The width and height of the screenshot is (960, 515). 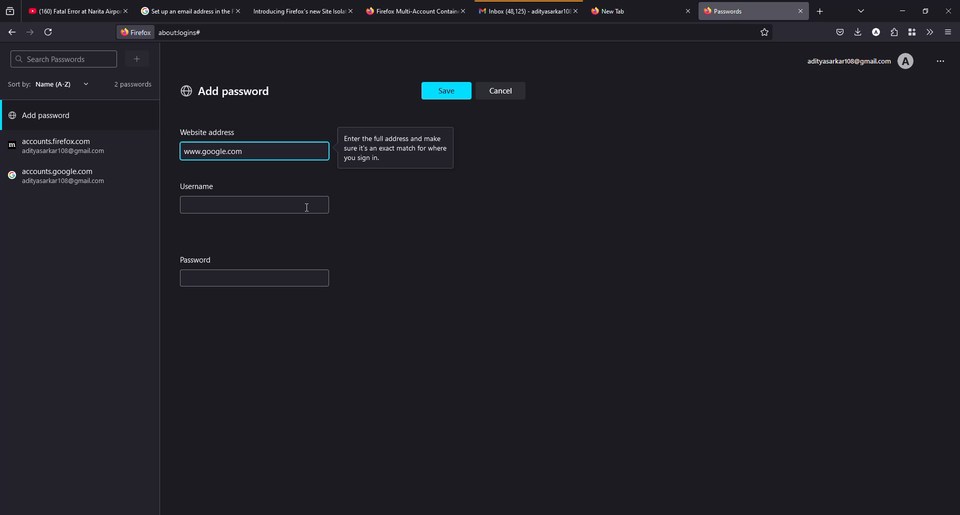 I want to click on type, so click(x=233, y=280).